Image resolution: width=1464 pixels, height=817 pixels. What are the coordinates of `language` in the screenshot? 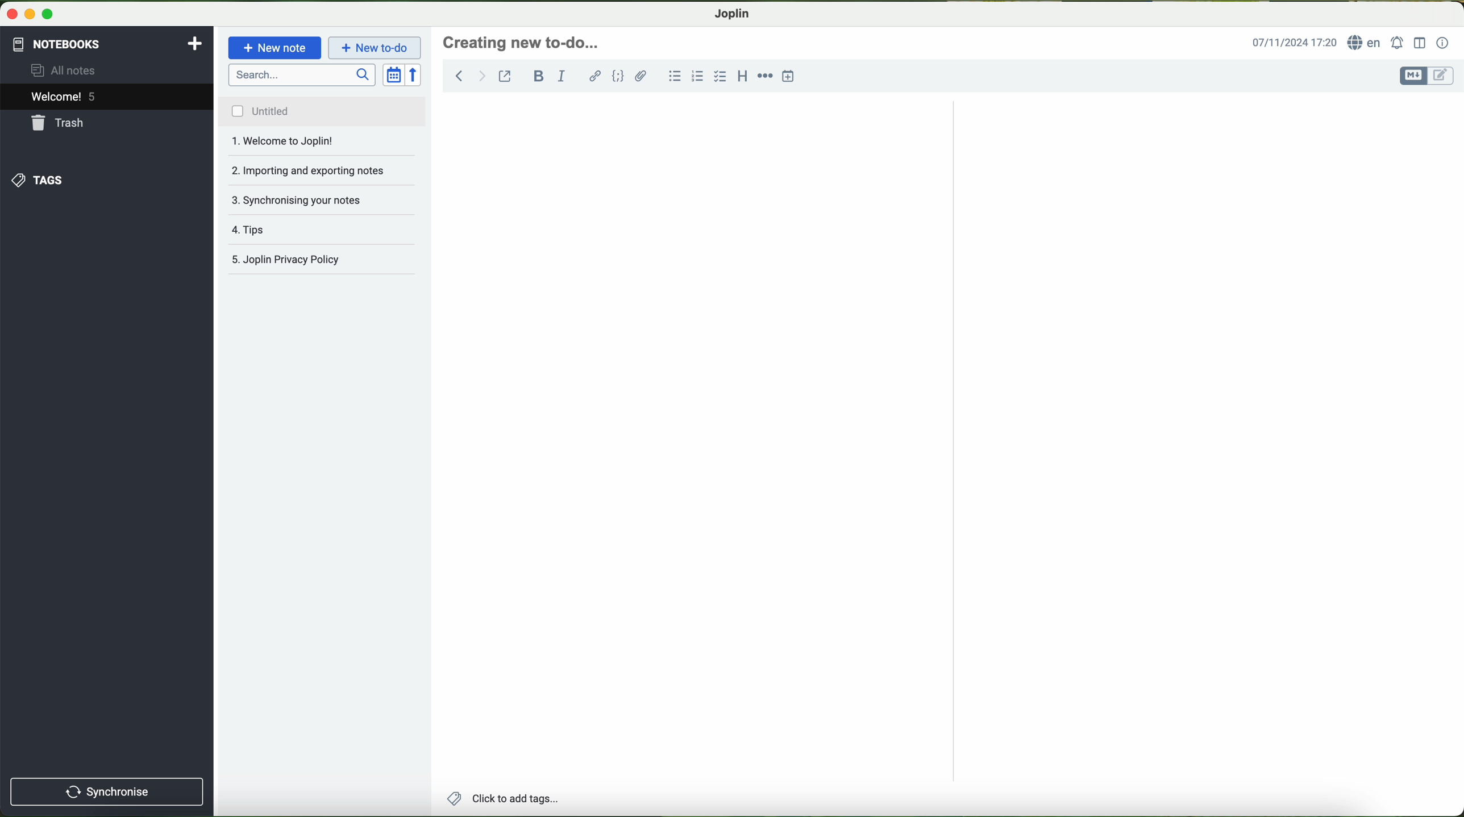 It's located at (1366, 43).